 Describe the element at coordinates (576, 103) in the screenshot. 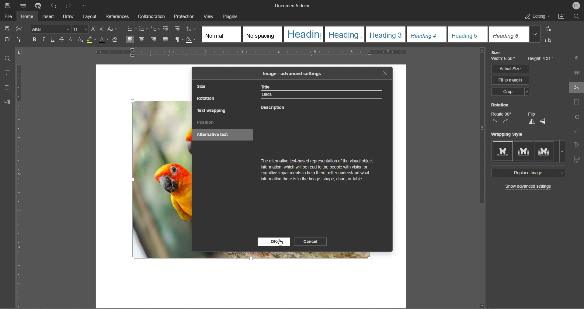

I see `Header/Footer` at that location.